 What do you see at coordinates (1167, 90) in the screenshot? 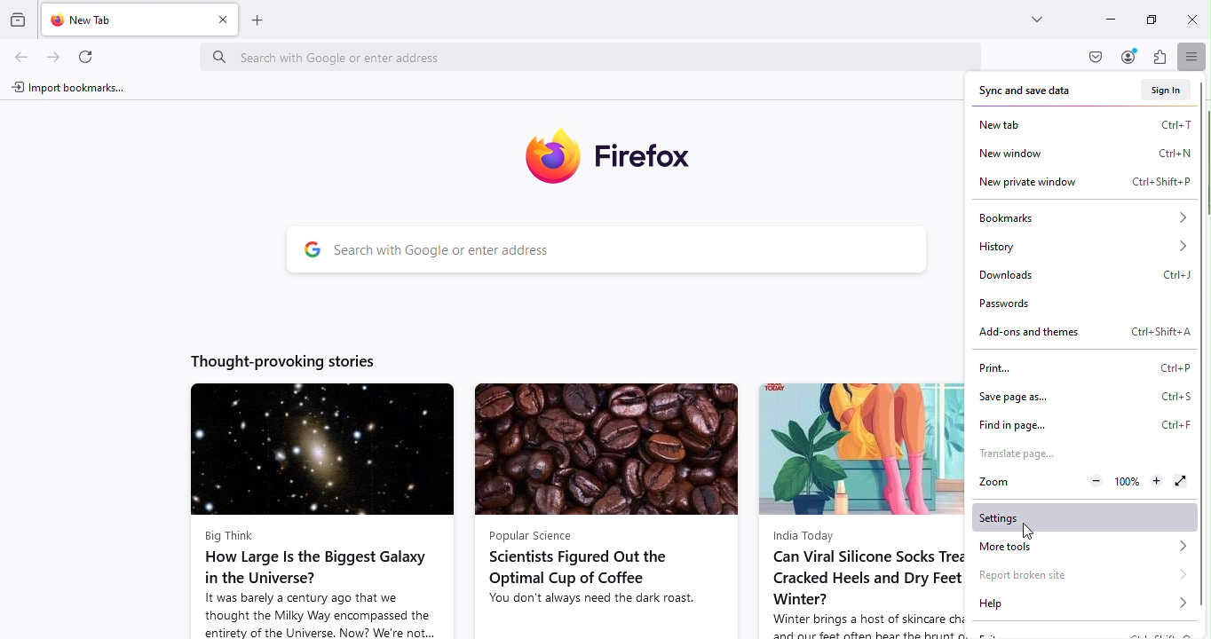
I see `Sign in` at bounding box center [1167, 90].